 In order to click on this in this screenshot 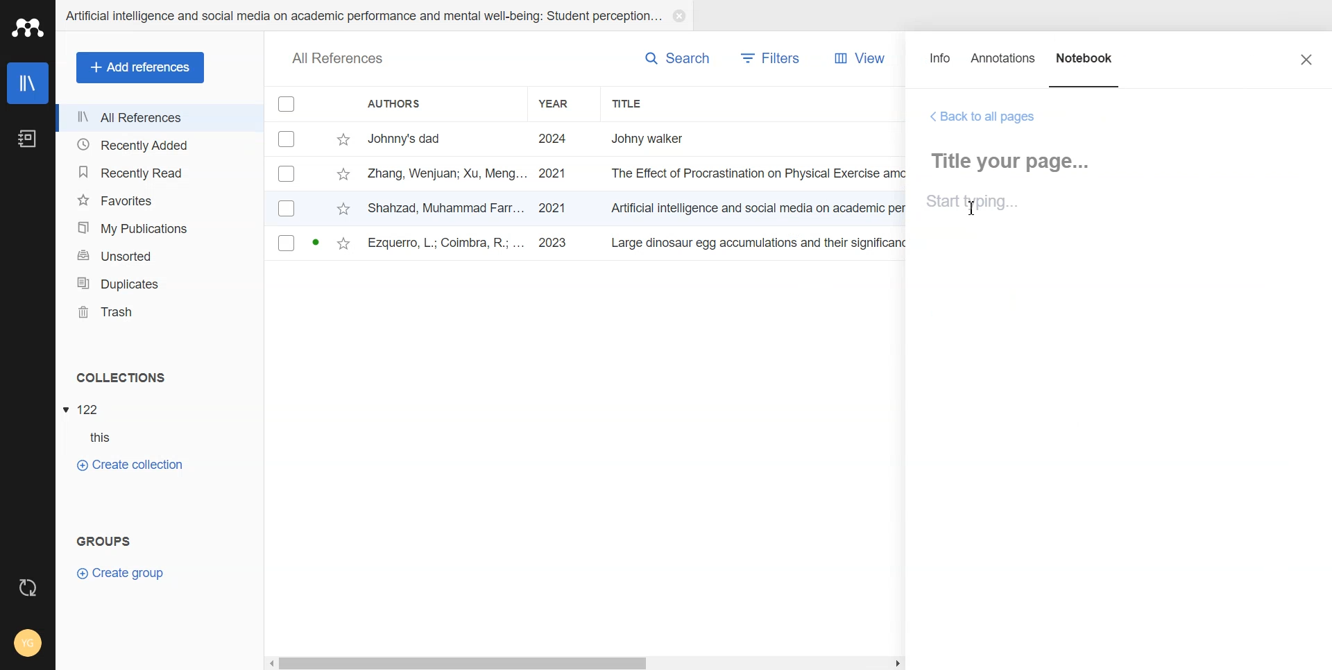, I will do `click(108, 438)`.